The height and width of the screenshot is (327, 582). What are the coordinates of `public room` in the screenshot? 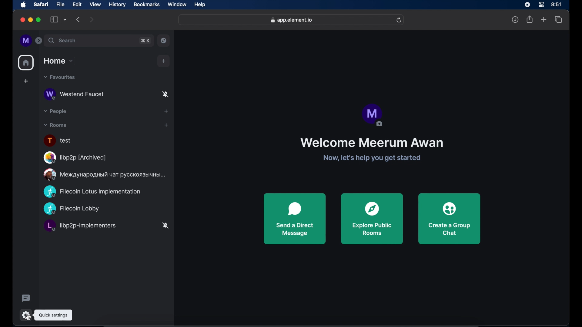 It's located at (104, 175).